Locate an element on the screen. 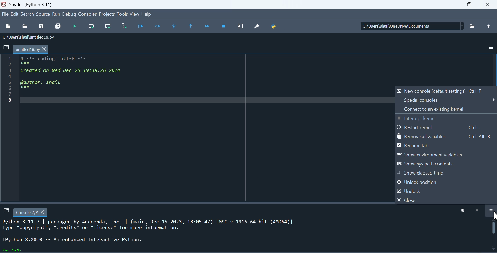  run current file and go to next cell is located at coordinates (107, 26).